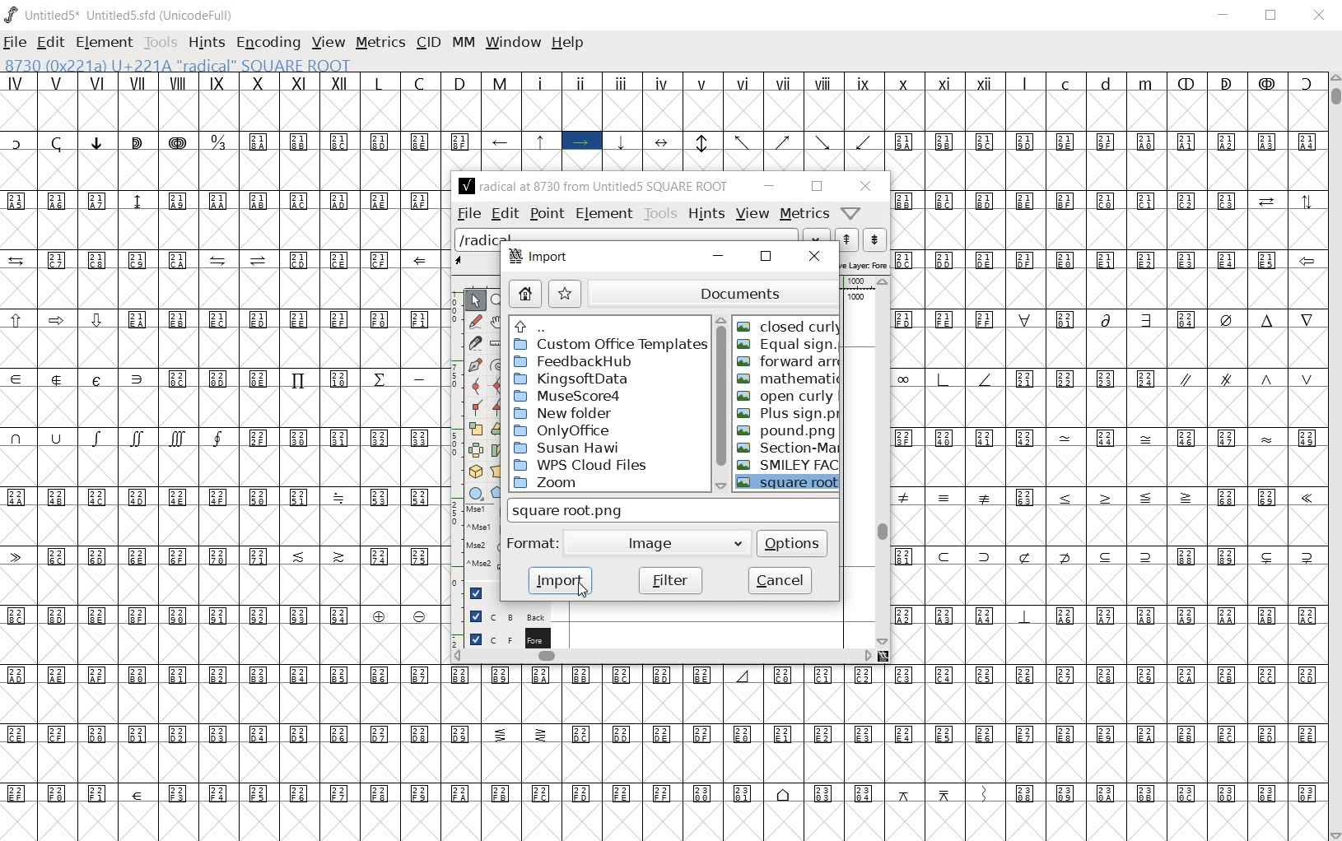 This screenshot has width=1342, height=841. I want to click on rotate the selection, so click(496, 429).